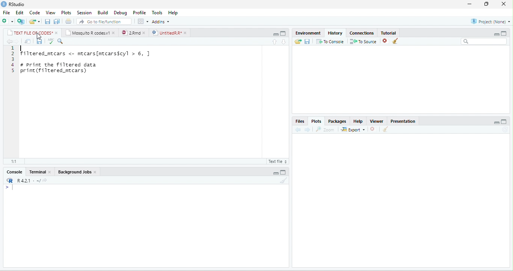  Describe the element at coordinates (157, 13) in the screenshot. I see `Tools` at that location.